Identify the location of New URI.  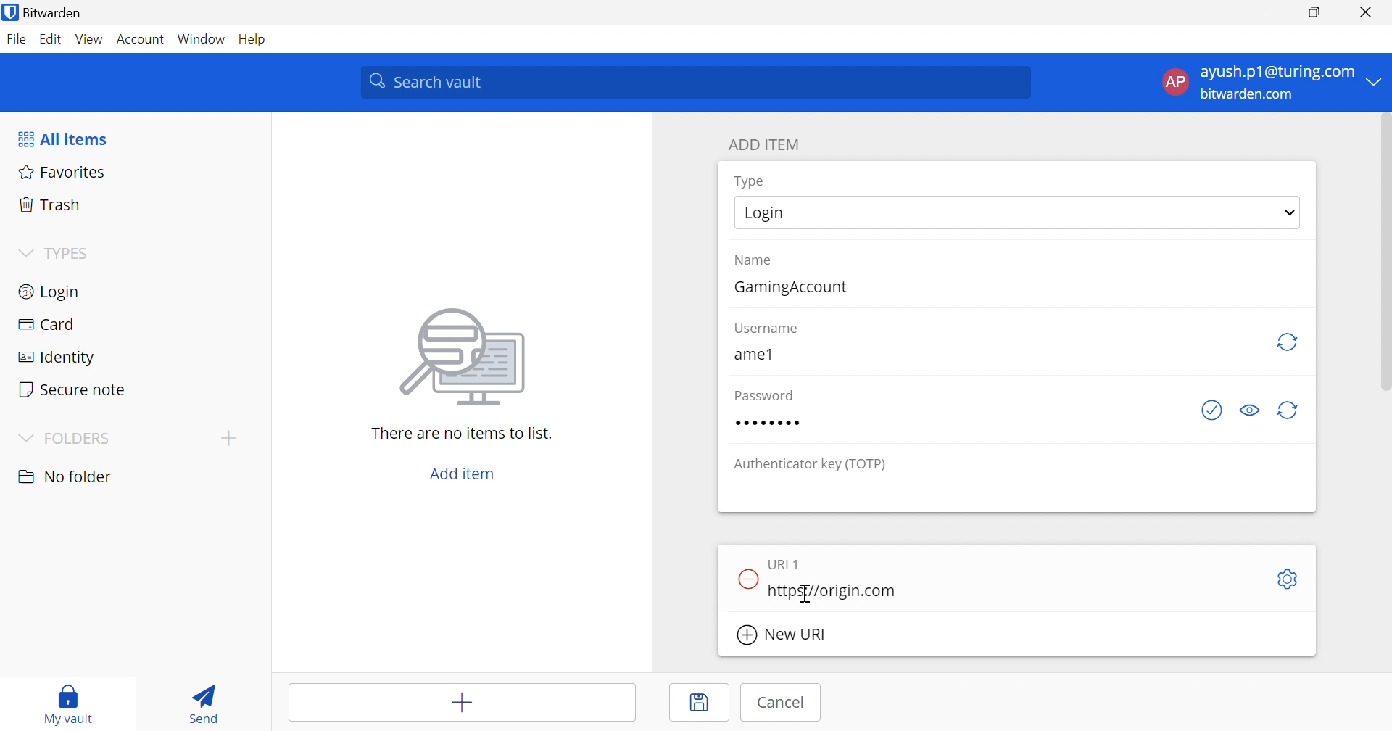
(781, 635).